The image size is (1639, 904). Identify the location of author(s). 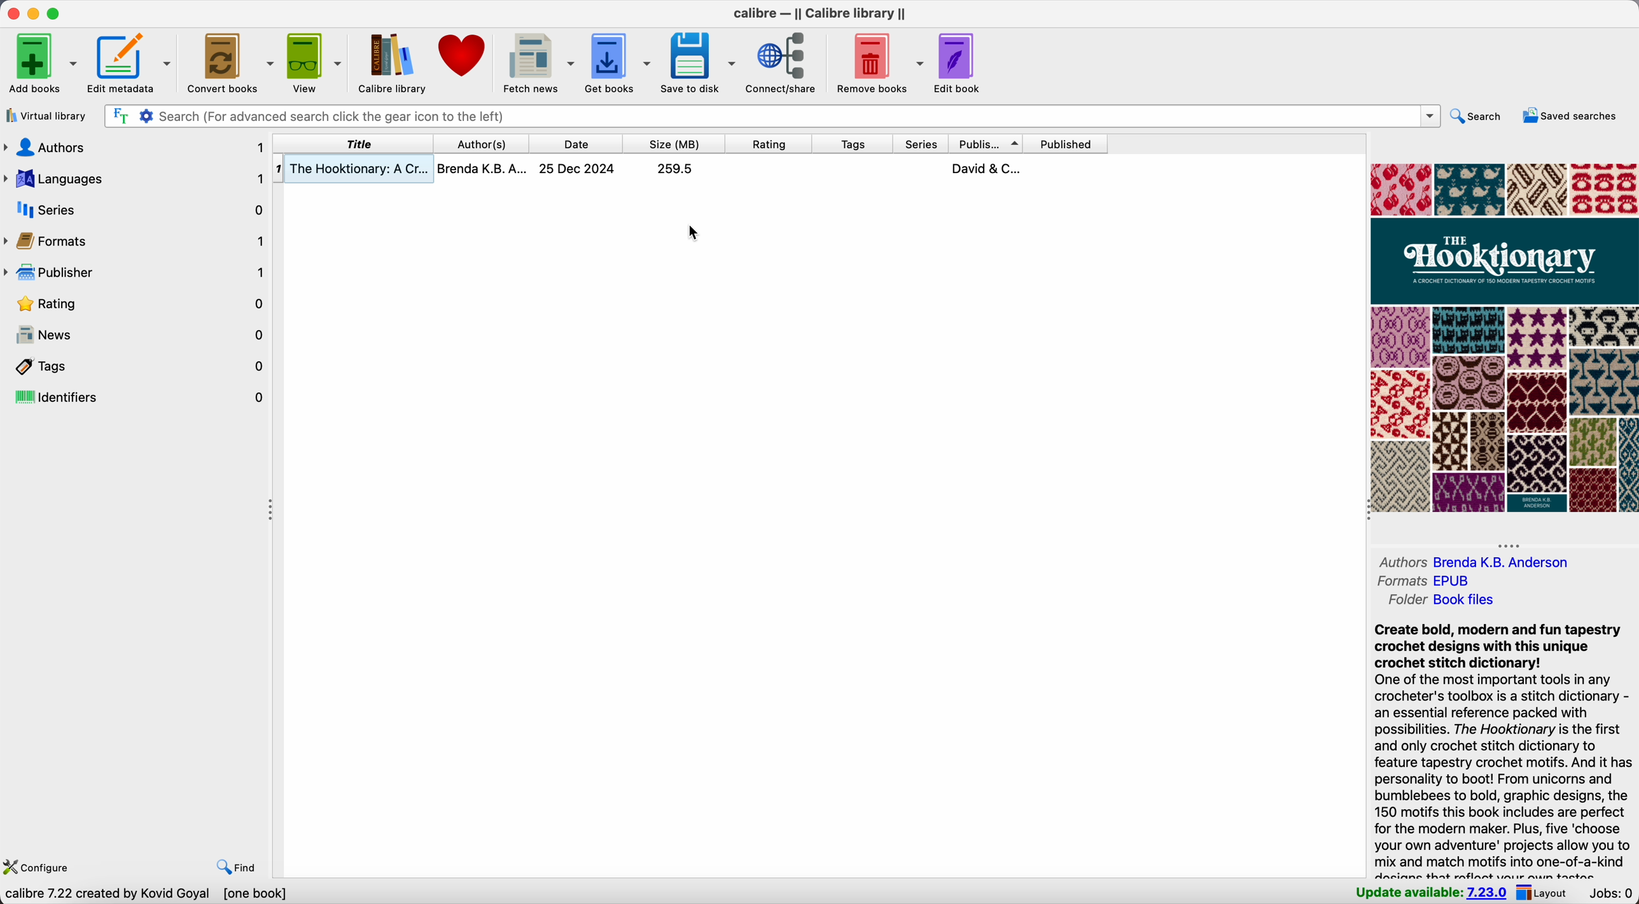
(1558, 481).